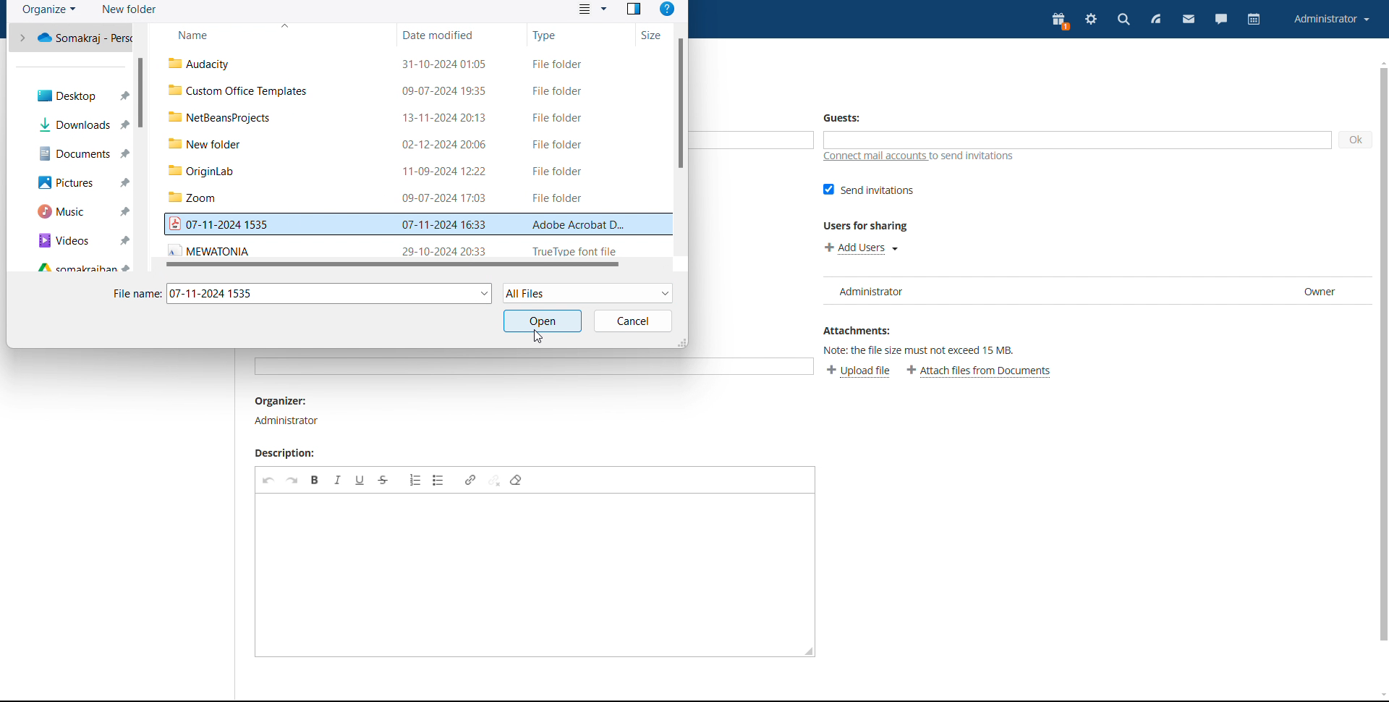  I want to click on mail, so click(1189, 20).